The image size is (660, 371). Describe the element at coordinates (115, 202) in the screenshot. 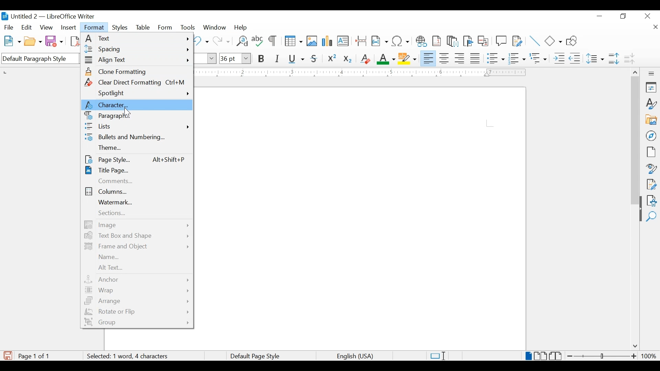

I see `watermark` at that location.